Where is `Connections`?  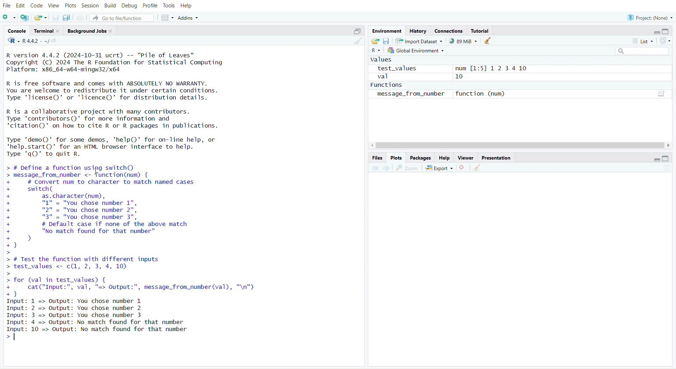 Connections is located at coordinates (448, 31).